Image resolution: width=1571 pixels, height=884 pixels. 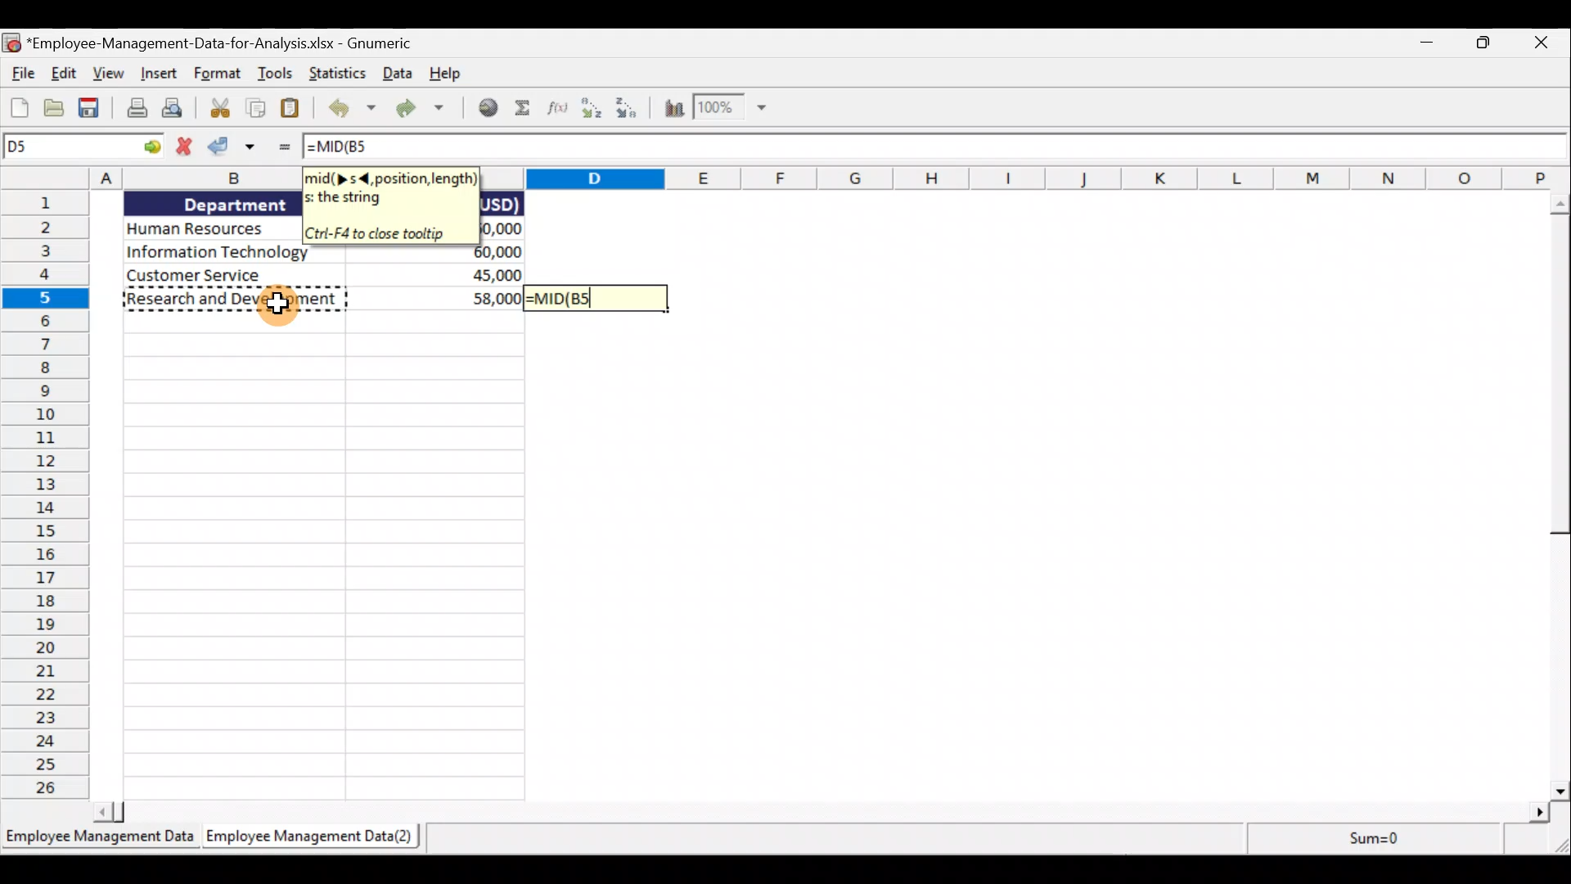 I want to click on Close, so click(x=1543, y=43).